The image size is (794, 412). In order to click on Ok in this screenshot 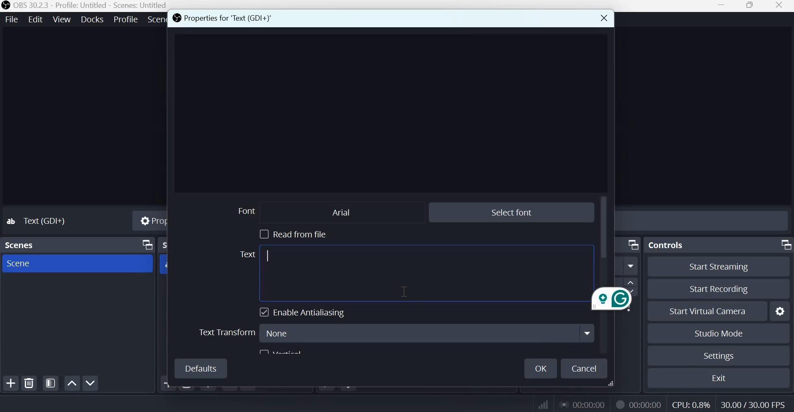, I will do `click(541, 368)`.